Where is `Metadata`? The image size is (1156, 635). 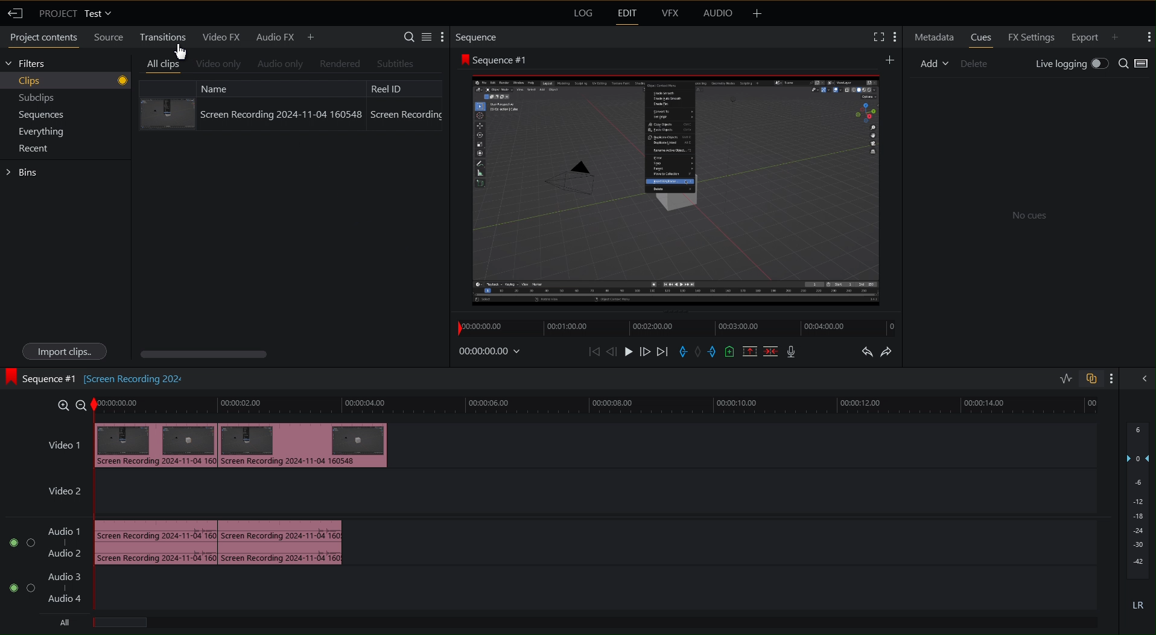 Metadata is located at coordinates (932, 37).